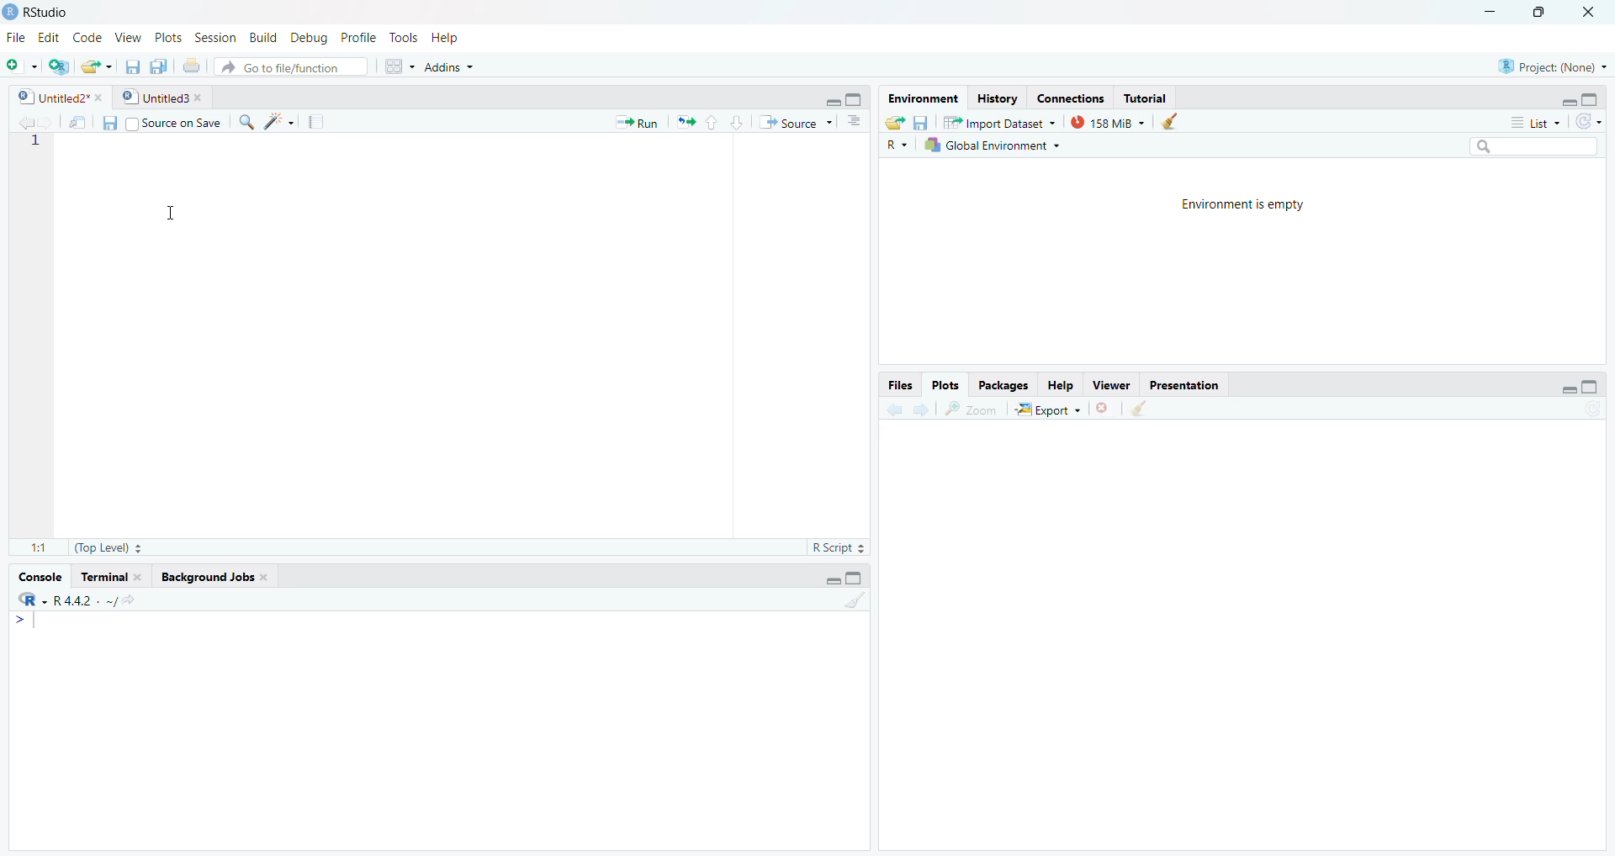  I want to click on Connections, so click(1067, 95).